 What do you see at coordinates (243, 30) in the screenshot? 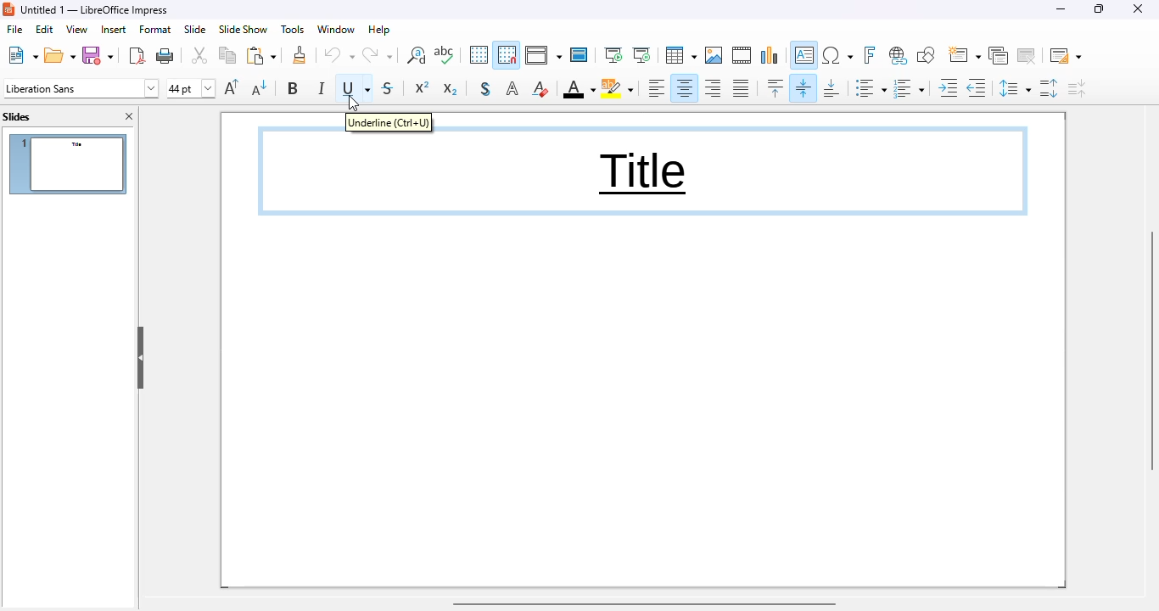
I see `slide show` at bounding box center [243, 30].